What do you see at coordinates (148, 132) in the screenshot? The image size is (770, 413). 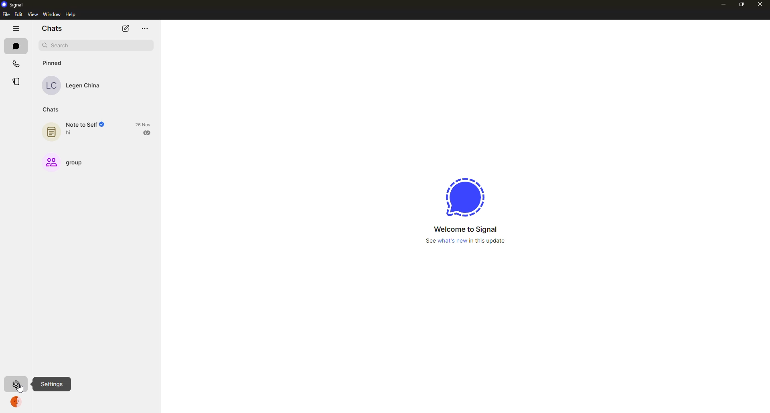 I see `sent` at bounding box center [148, 132].